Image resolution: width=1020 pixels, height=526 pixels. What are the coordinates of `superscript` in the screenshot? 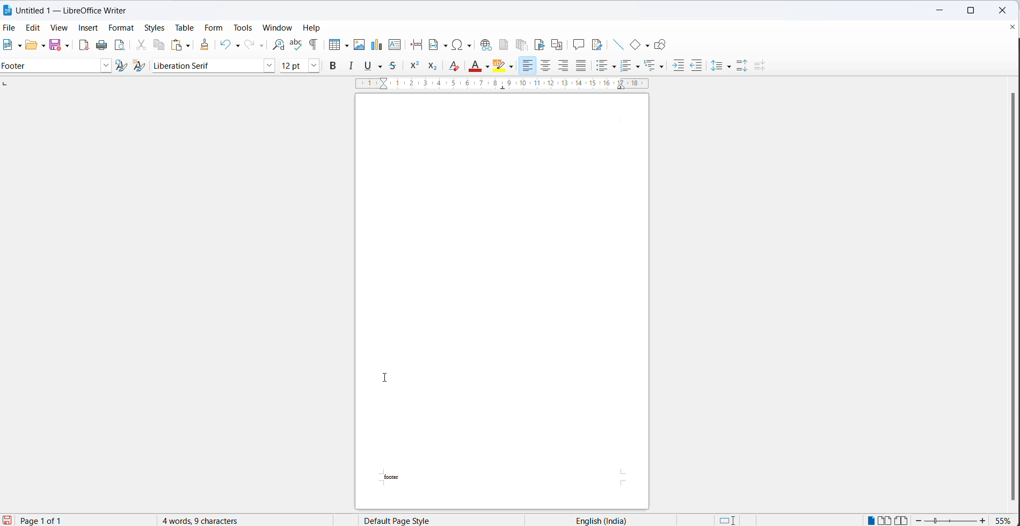 It's located at (416, 65).